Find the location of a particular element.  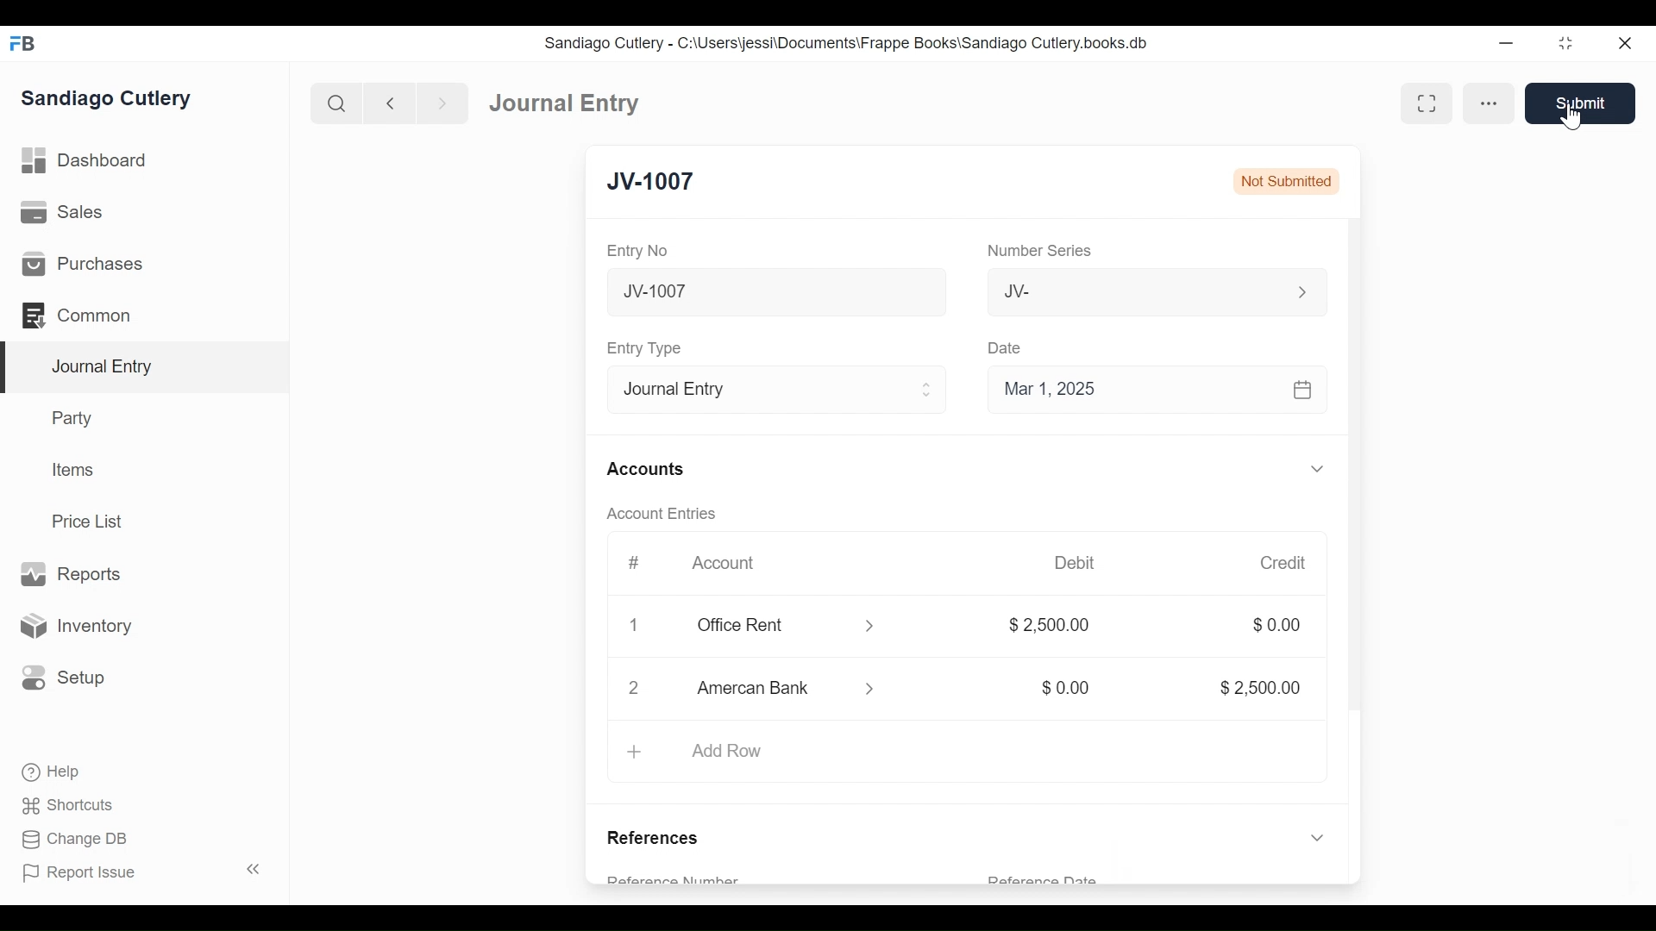

$2500.00 is located at coordinates (1051, 628).